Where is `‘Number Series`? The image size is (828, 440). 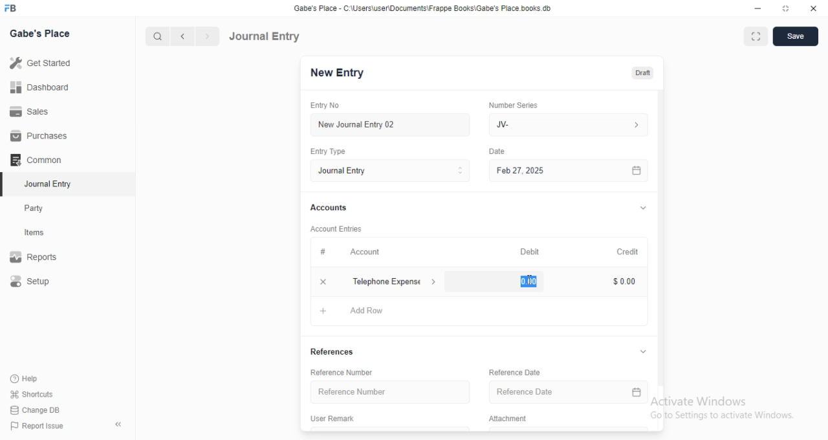 ‘Number Series is located at coordinates (514, 105).